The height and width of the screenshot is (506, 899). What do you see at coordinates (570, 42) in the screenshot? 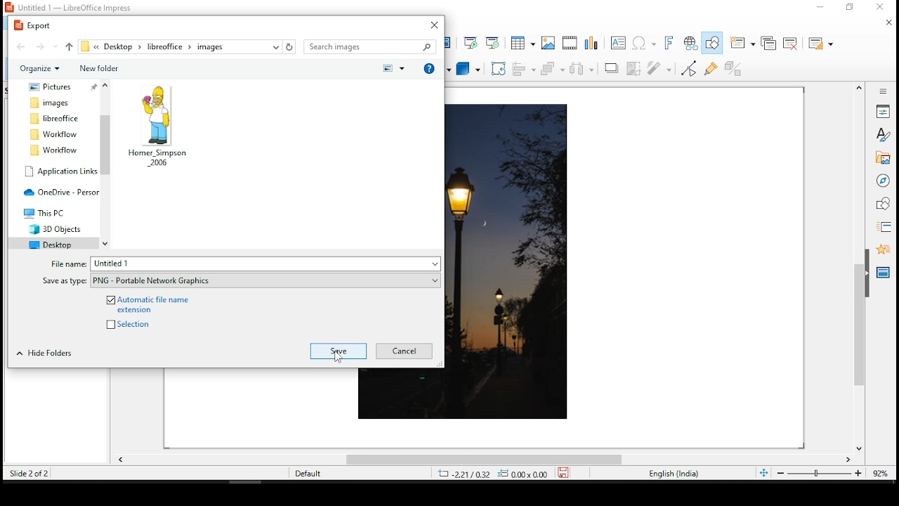
I see `insert audio and video` at bounding box center [570, 42].